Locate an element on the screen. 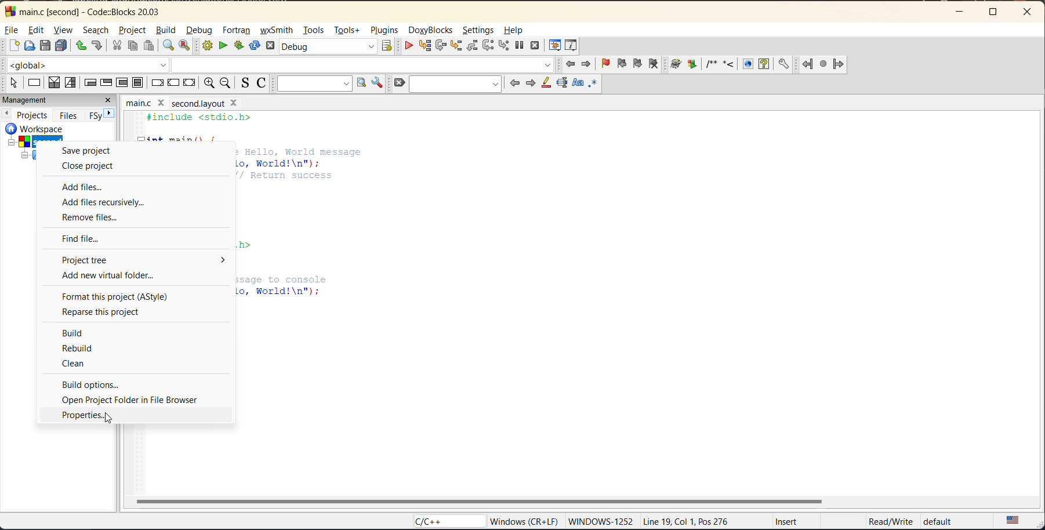 This screenshot has height=530, width=1045. filename is located at coordinates (192, 104).